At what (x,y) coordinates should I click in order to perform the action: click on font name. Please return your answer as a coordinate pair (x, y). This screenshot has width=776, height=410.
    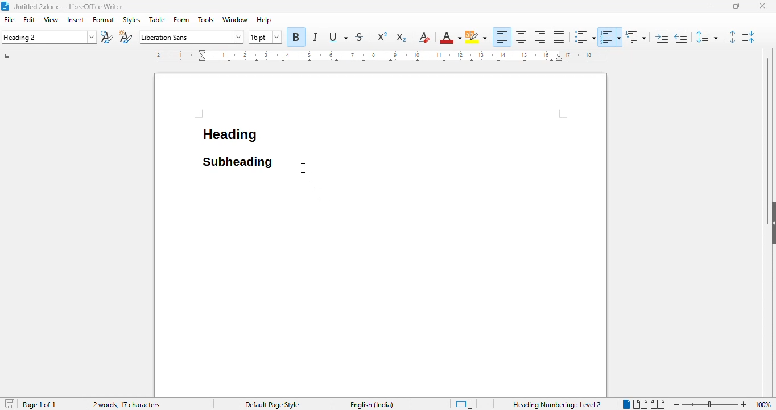
    Looking at the image, I should click on (190, 36).